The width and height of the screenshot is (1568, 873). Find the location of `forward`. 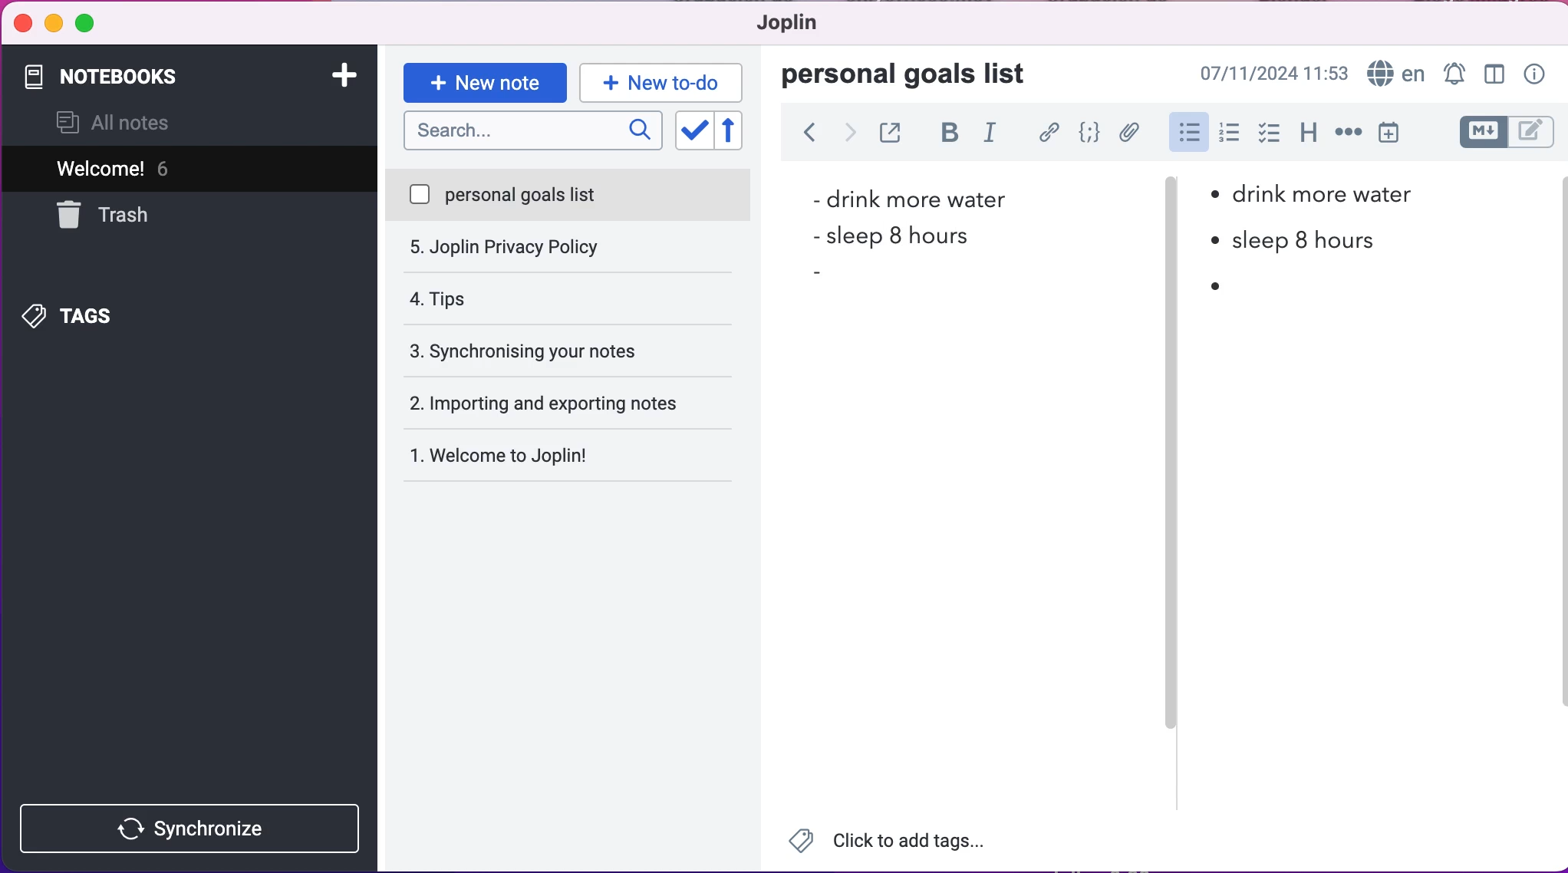

forward is located at coordinates (851, 136).